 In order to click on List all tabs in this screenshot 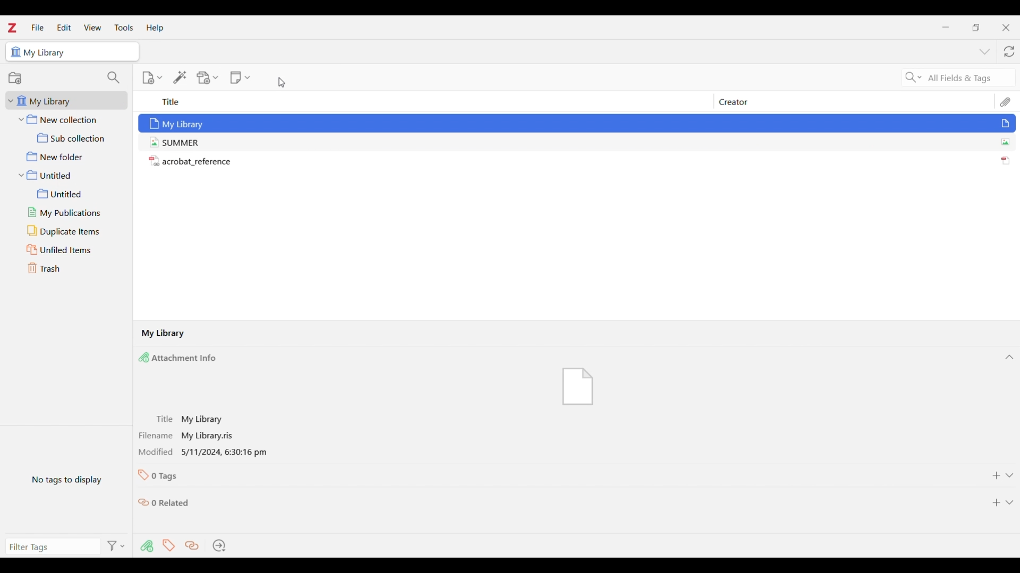, I will do `click(984, 51)`.